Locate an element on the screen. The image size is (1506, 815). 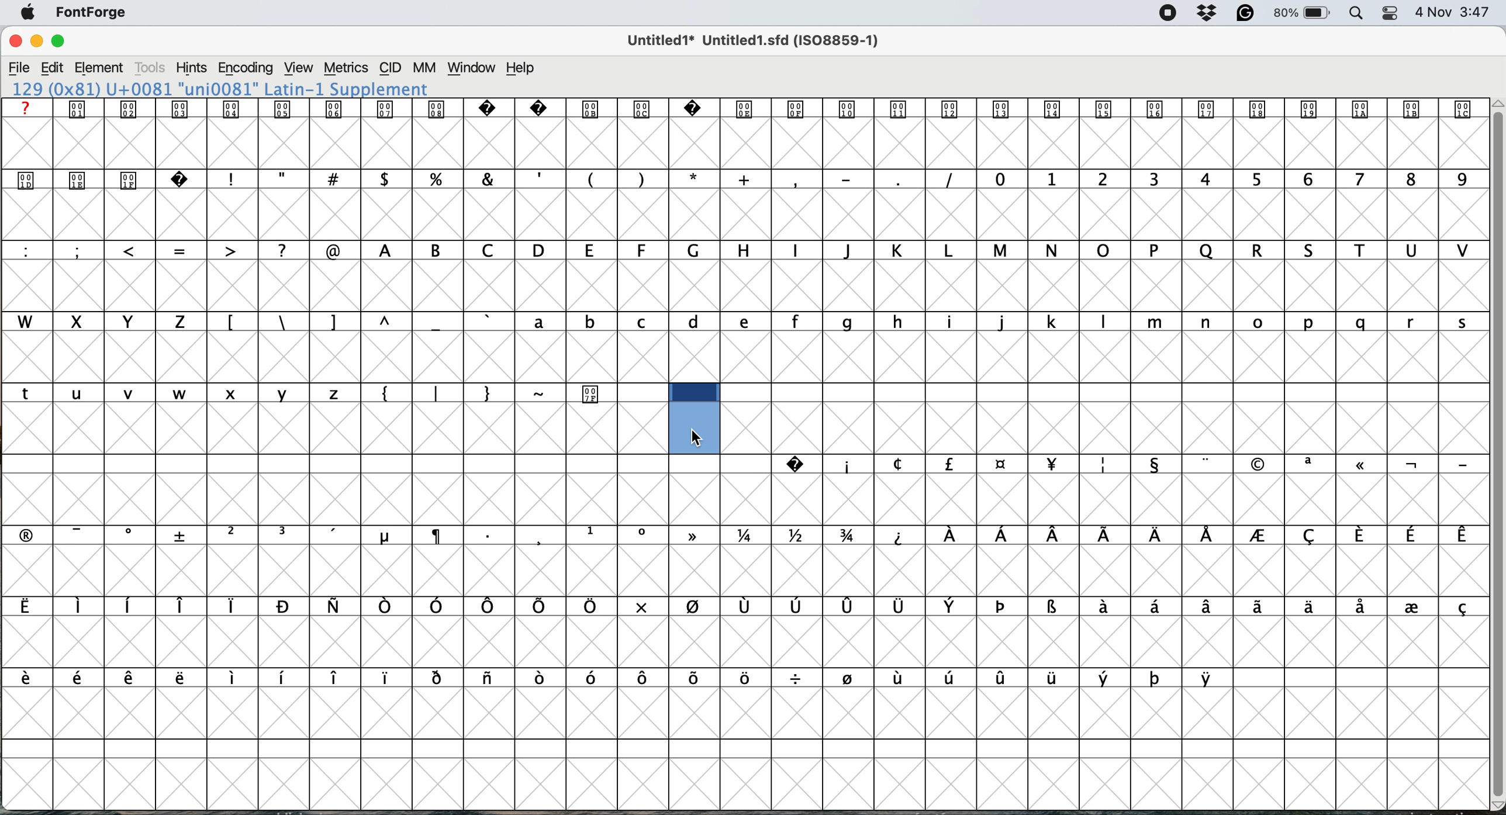
Latin Extended-A – Lowercase Accented Letters & Mathematical Symbol is located at coordinates (617, 676).